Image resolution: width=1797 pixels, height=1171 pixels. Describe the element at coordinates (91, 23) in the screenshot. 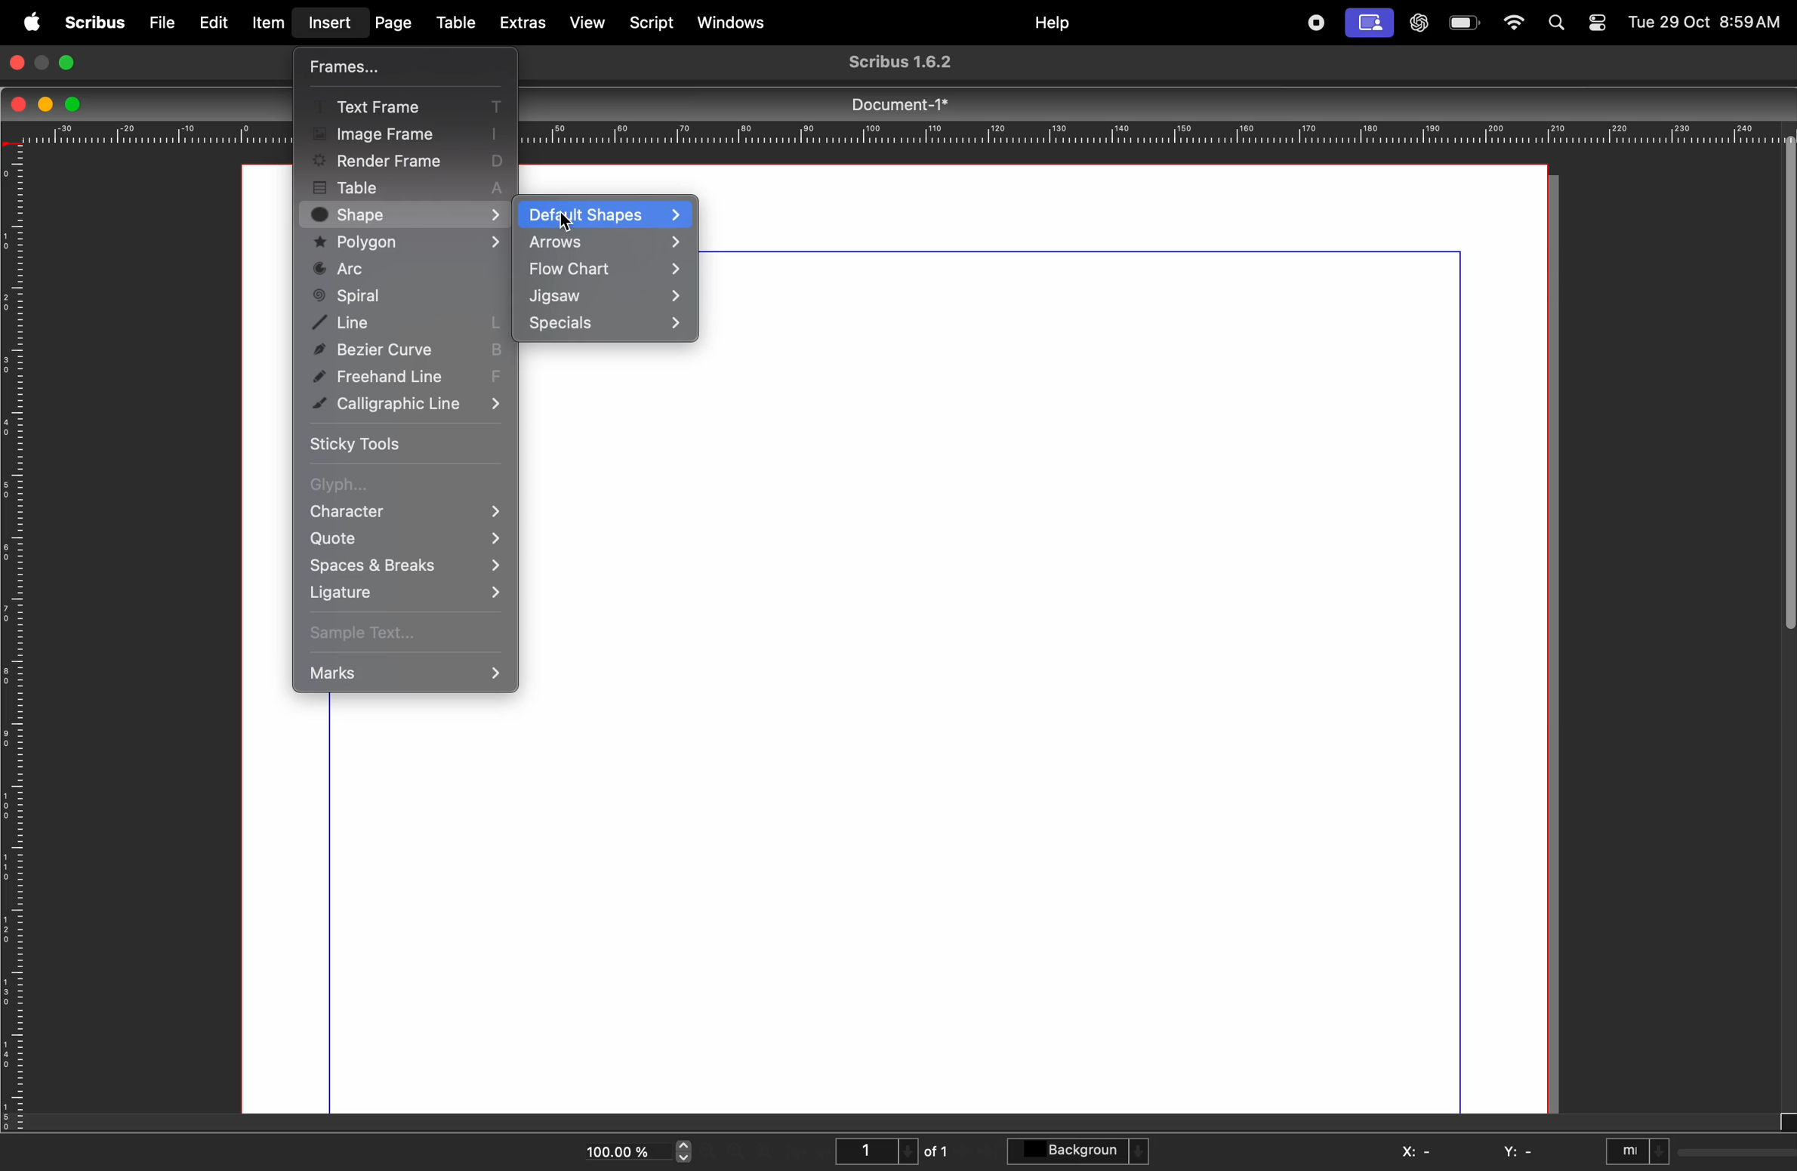

I see `scribus` at that location.